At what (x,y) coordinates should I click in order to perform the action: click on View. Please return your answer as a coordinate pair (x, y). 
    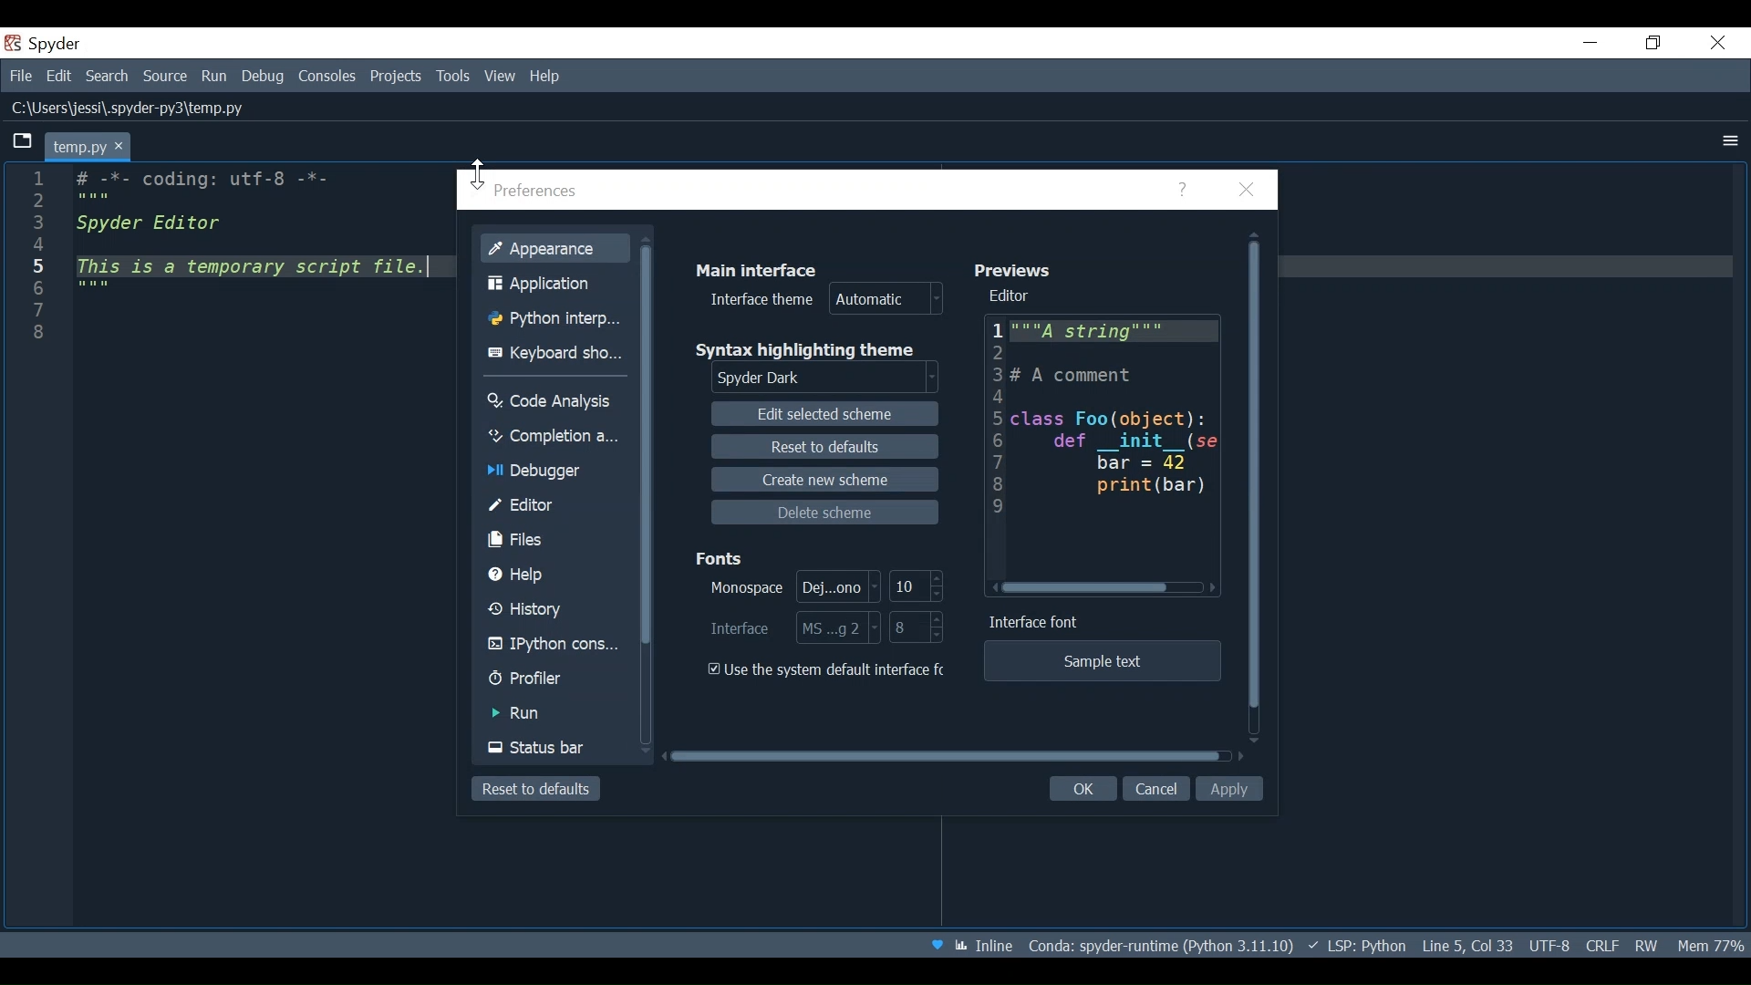
    Looking at the image, I should click on (500, 78).